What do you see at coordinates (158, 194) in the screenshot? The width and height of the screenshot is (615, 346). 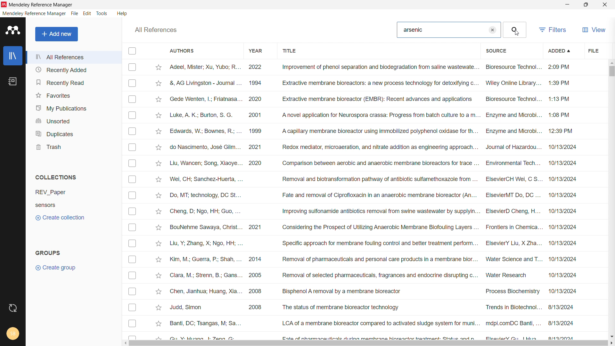 I see `Add to favorites` at bounding box center [158, 194].